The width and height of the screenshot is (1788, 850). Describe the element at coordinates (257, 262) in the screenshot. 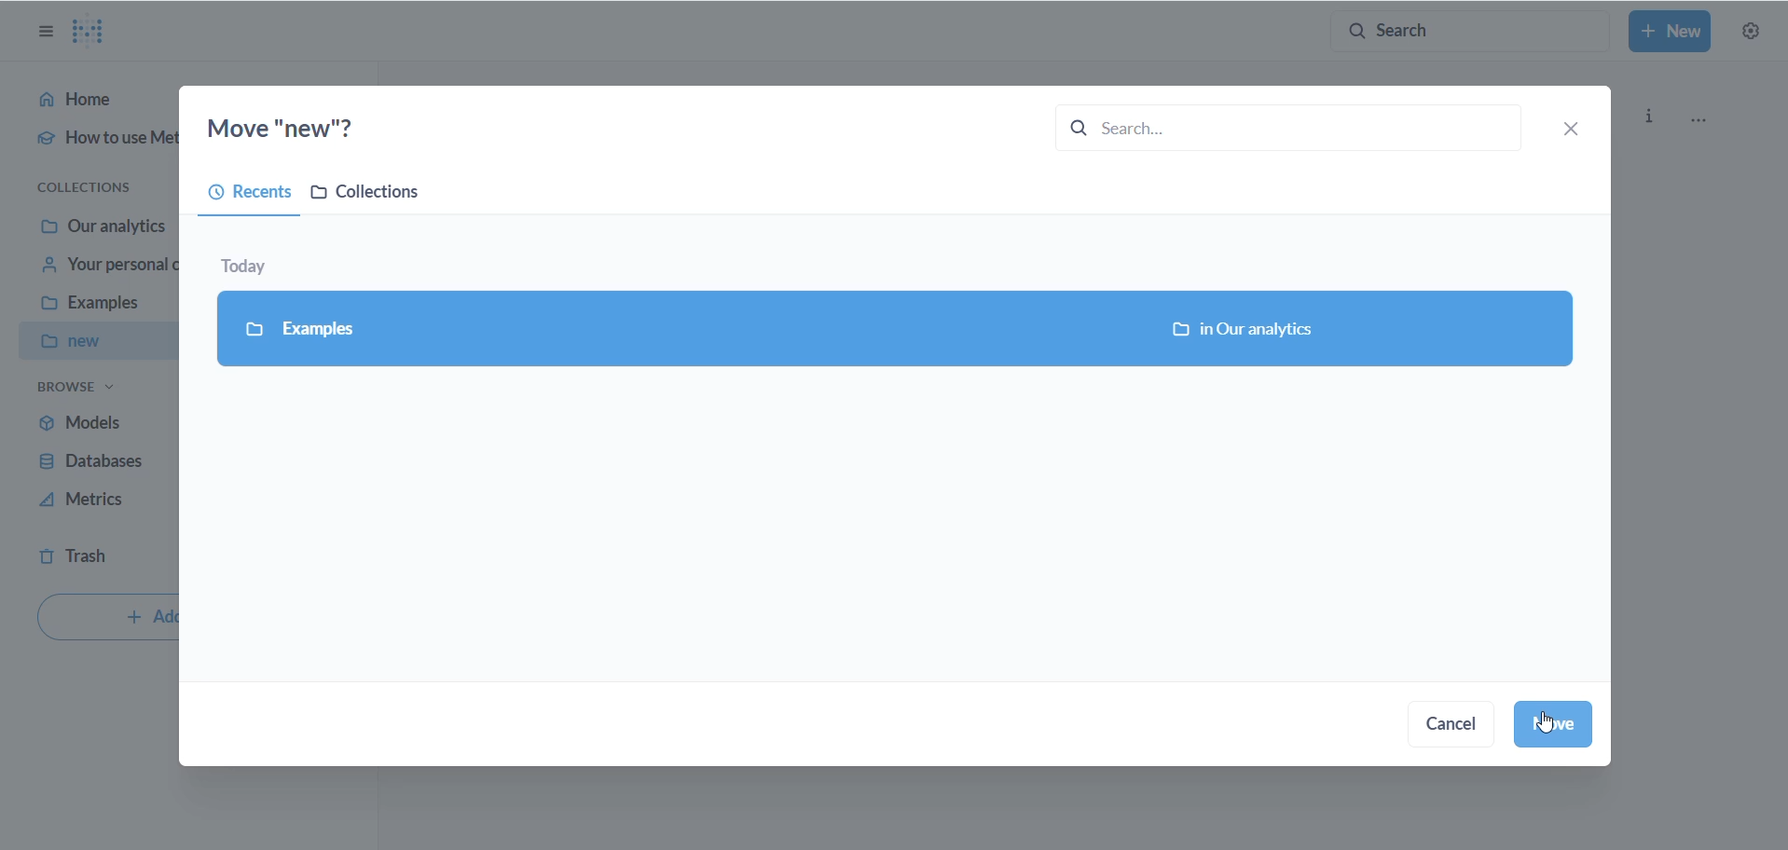

I see `TODAY` at that location.